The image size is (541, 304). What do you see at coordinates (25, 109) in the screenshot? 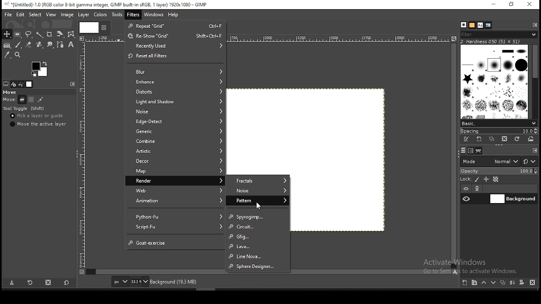
I see `tool toggle` at bounding box center [25, 109].